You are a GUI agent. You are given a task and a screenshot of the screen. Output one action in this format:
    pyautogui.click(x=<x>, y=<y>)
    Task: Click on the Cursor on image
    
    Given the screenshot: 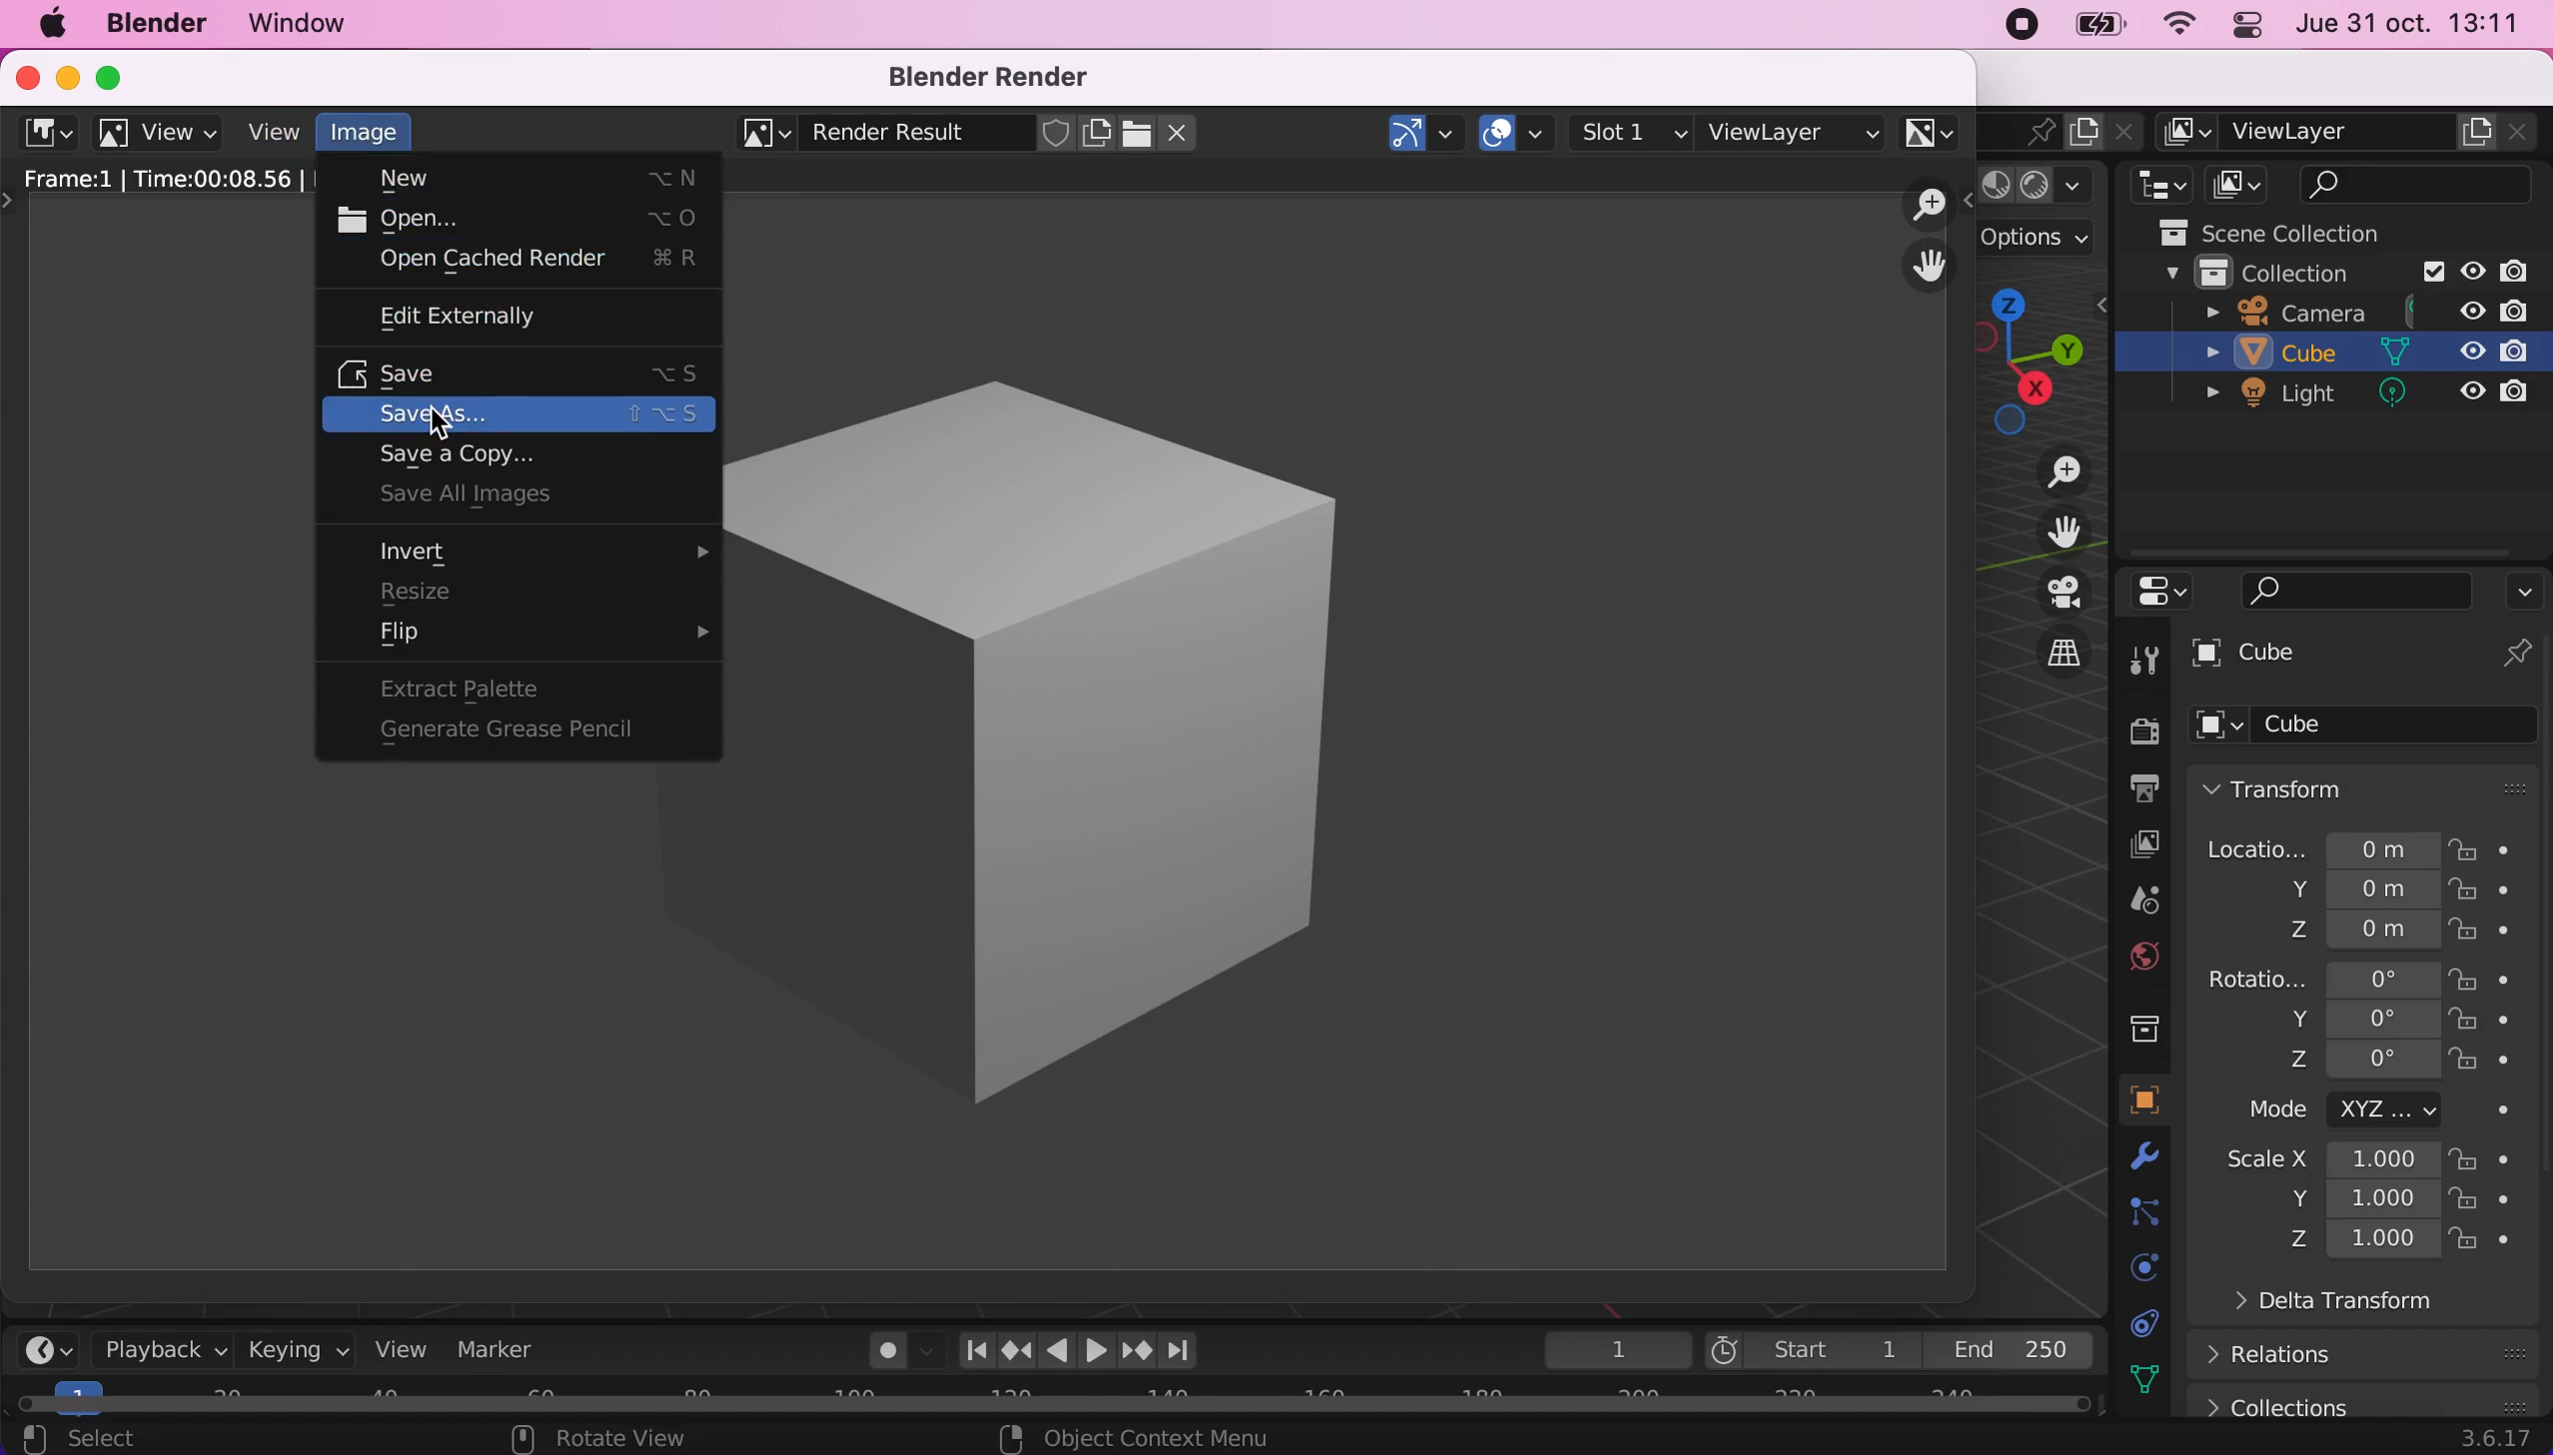 What is the action you would take?
    pyautogui.click(x=372, y=137)
    